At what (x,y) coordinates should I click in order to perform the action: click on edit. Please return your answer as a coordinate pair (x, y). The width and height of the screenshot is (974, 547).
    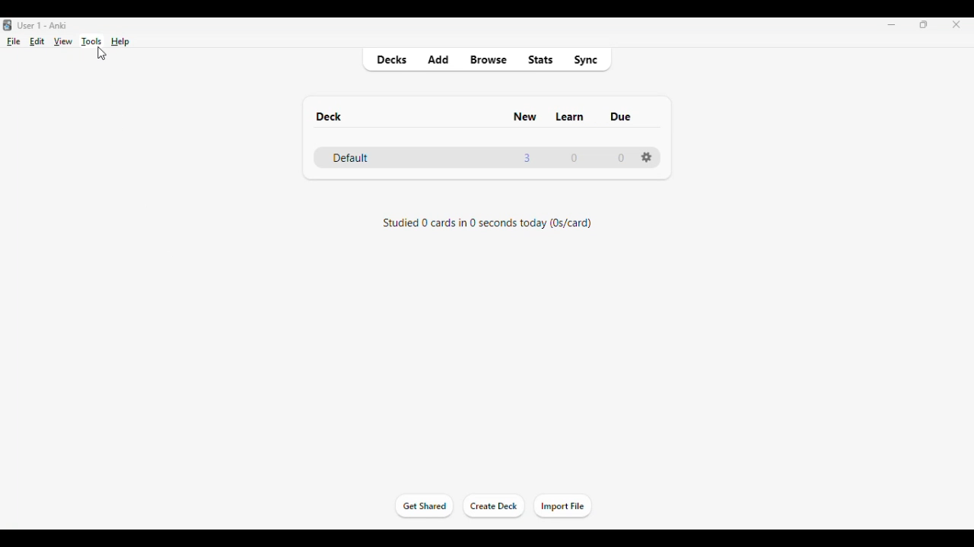
    Looking at the image, I should click on (37, 41).